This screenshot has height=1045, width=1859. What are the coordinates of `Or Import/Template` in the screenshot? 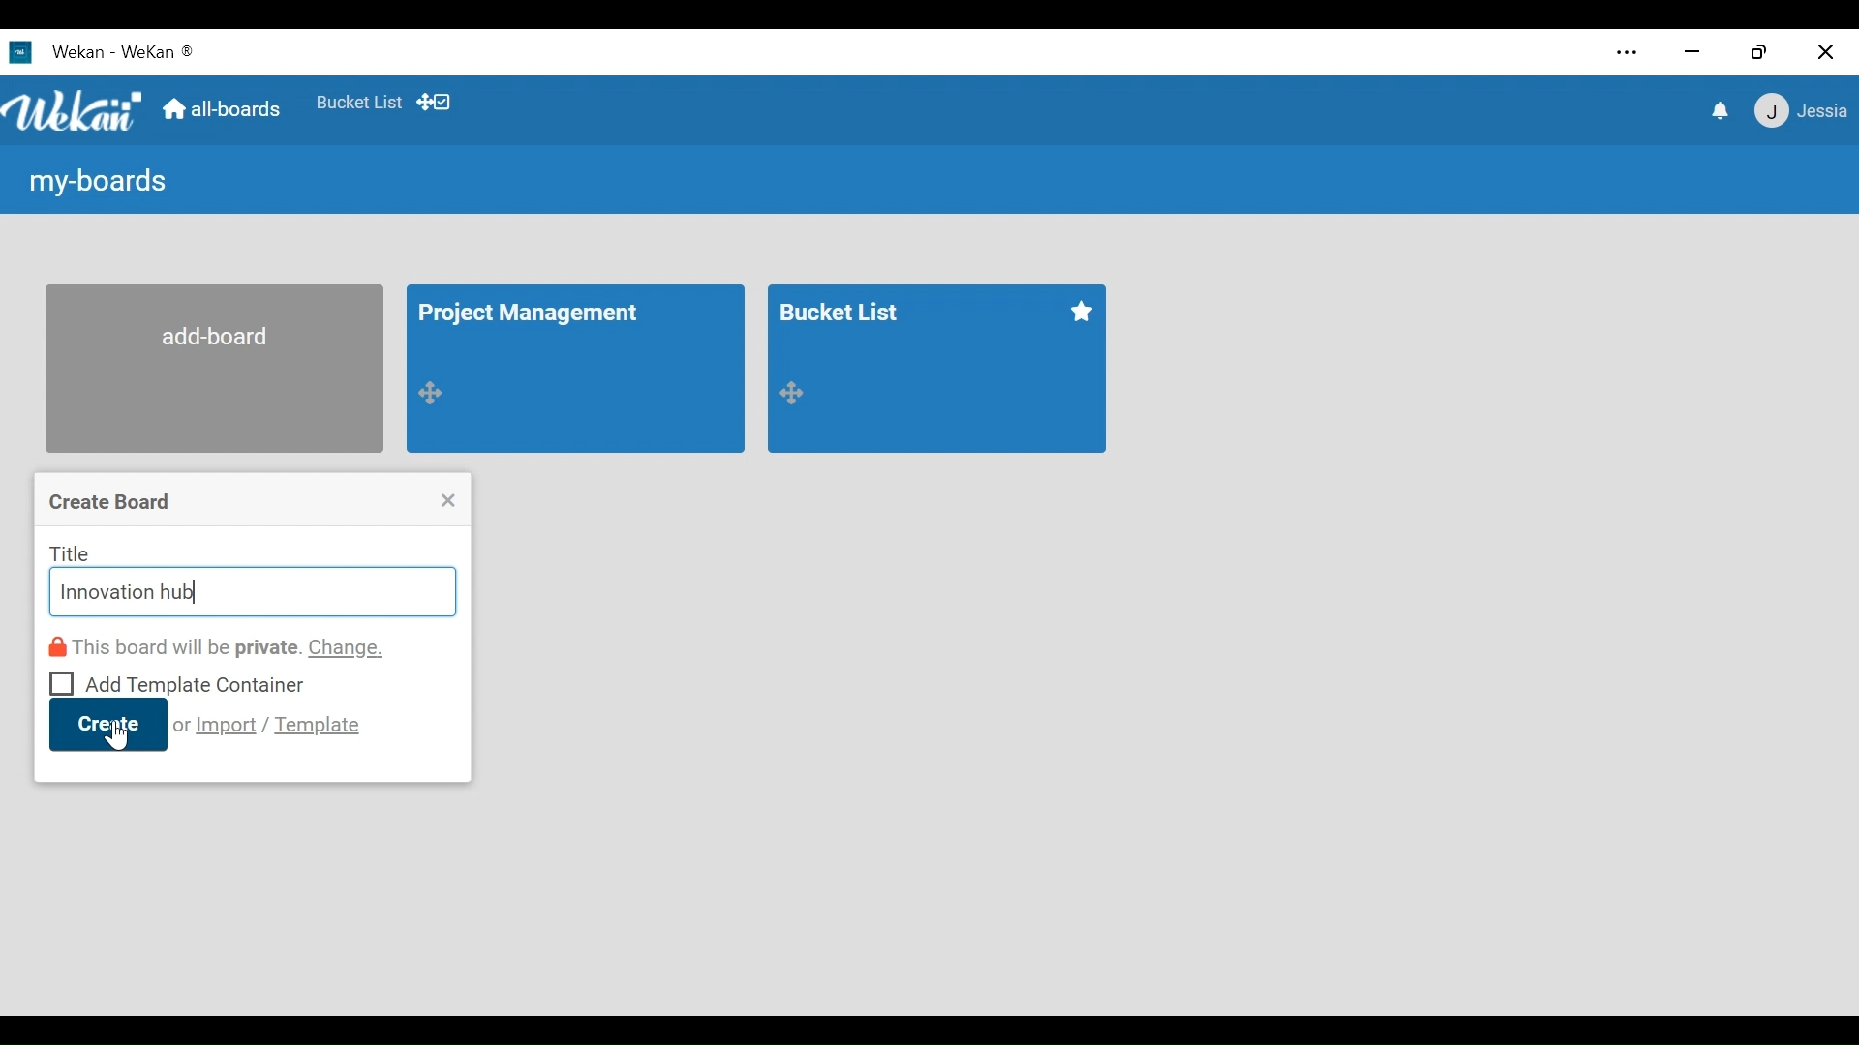 It's located at (268, 725).